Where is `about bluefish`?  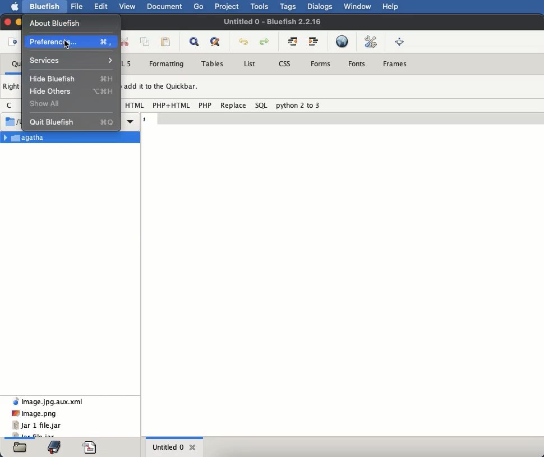 about bluefish is located at coordinates (56, 24).